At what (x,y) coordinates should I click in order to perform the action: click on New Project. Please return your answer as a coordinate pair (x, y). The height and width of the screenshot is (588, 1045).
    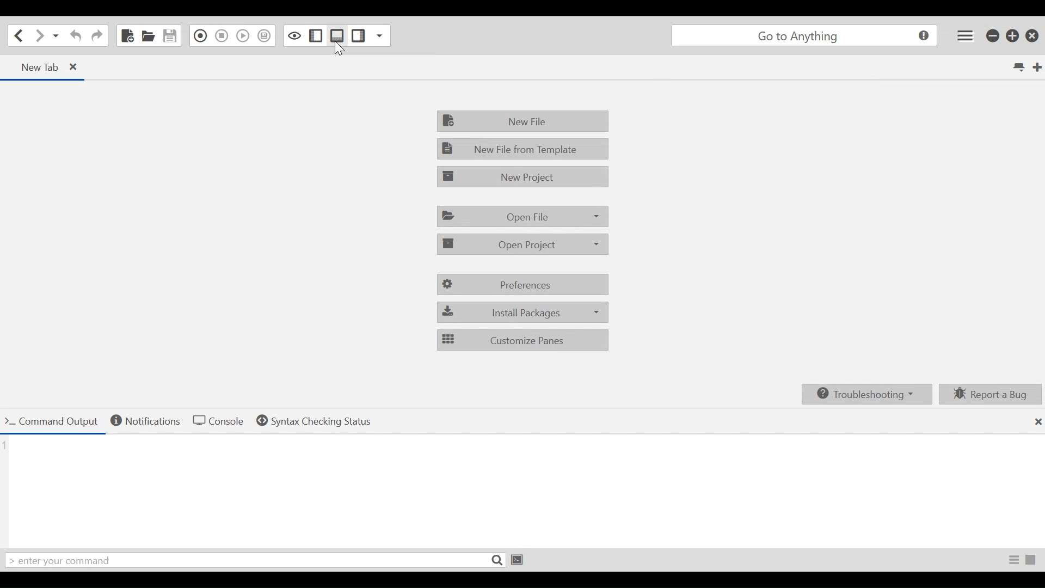
    Looking at the image, I should click on (522, 176).